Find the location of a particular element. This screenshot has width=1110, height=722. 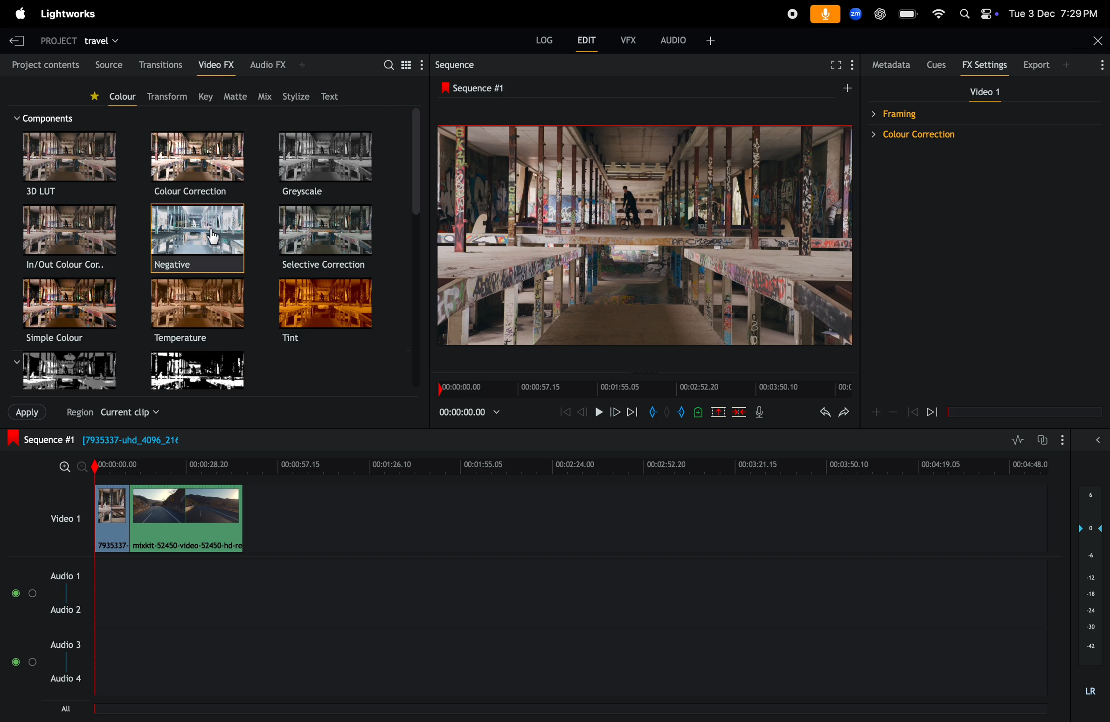

zoom out is located at coordinates (65, 467).